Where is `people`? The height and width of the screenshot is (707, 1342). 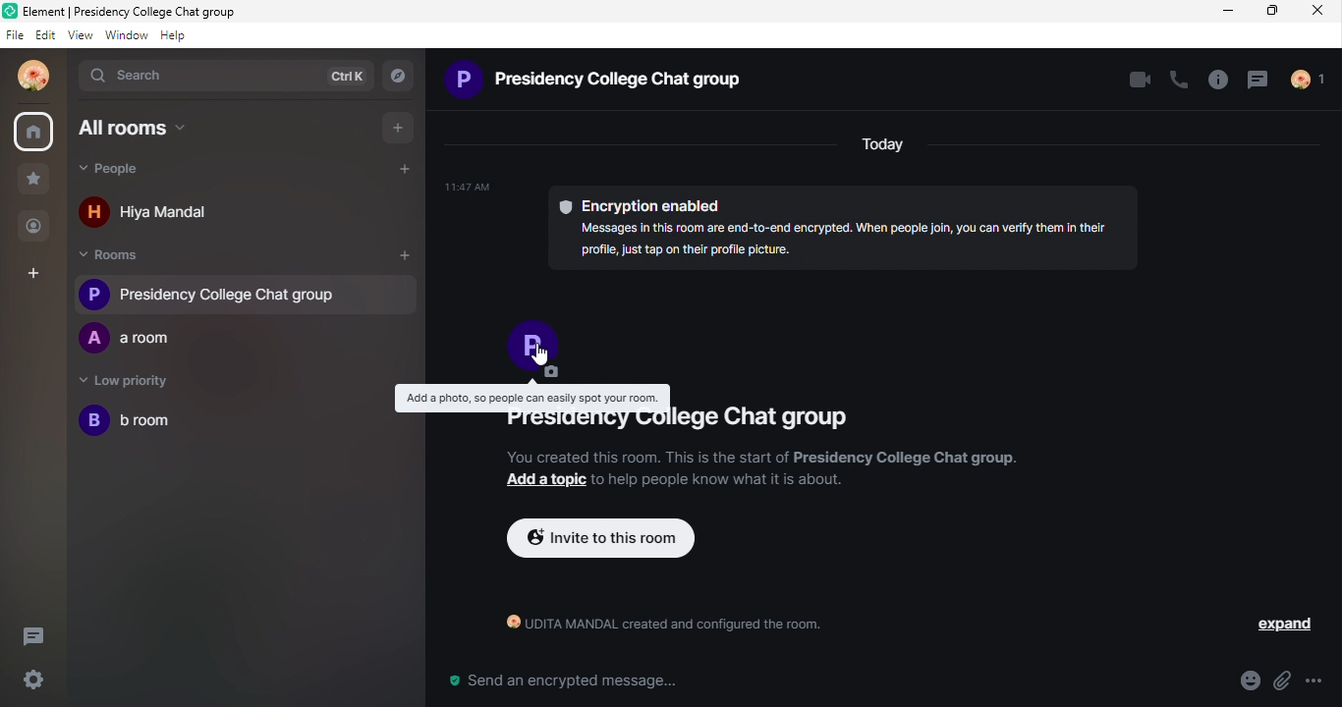 people is located at coordinates (169, 174).